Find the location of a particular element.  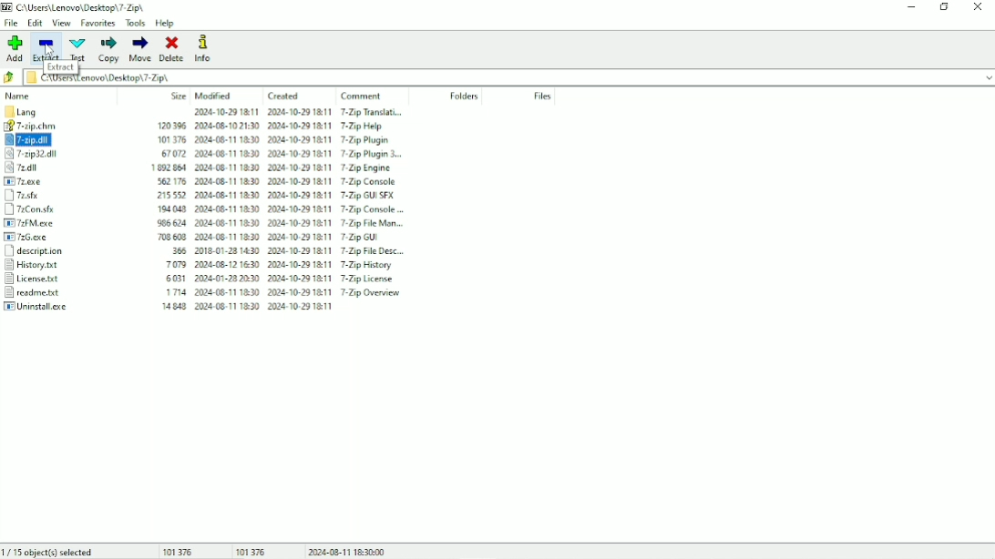

6031 2004-07-2220:30 2004-10-291211 7-Zip License is located at coordinates (282, 280).